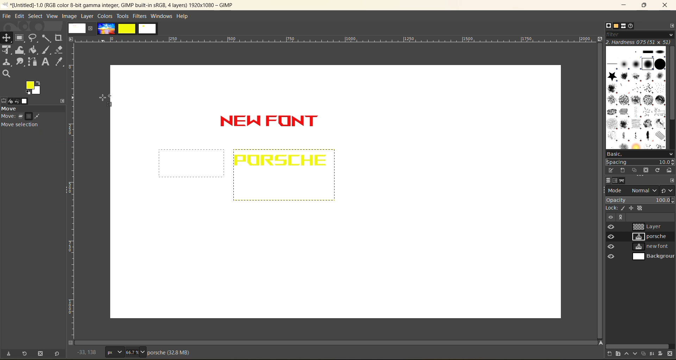  What do you see at coordinates (625, 5) in the screenshot?
I see `minimize` at bounding box center [625, 5].